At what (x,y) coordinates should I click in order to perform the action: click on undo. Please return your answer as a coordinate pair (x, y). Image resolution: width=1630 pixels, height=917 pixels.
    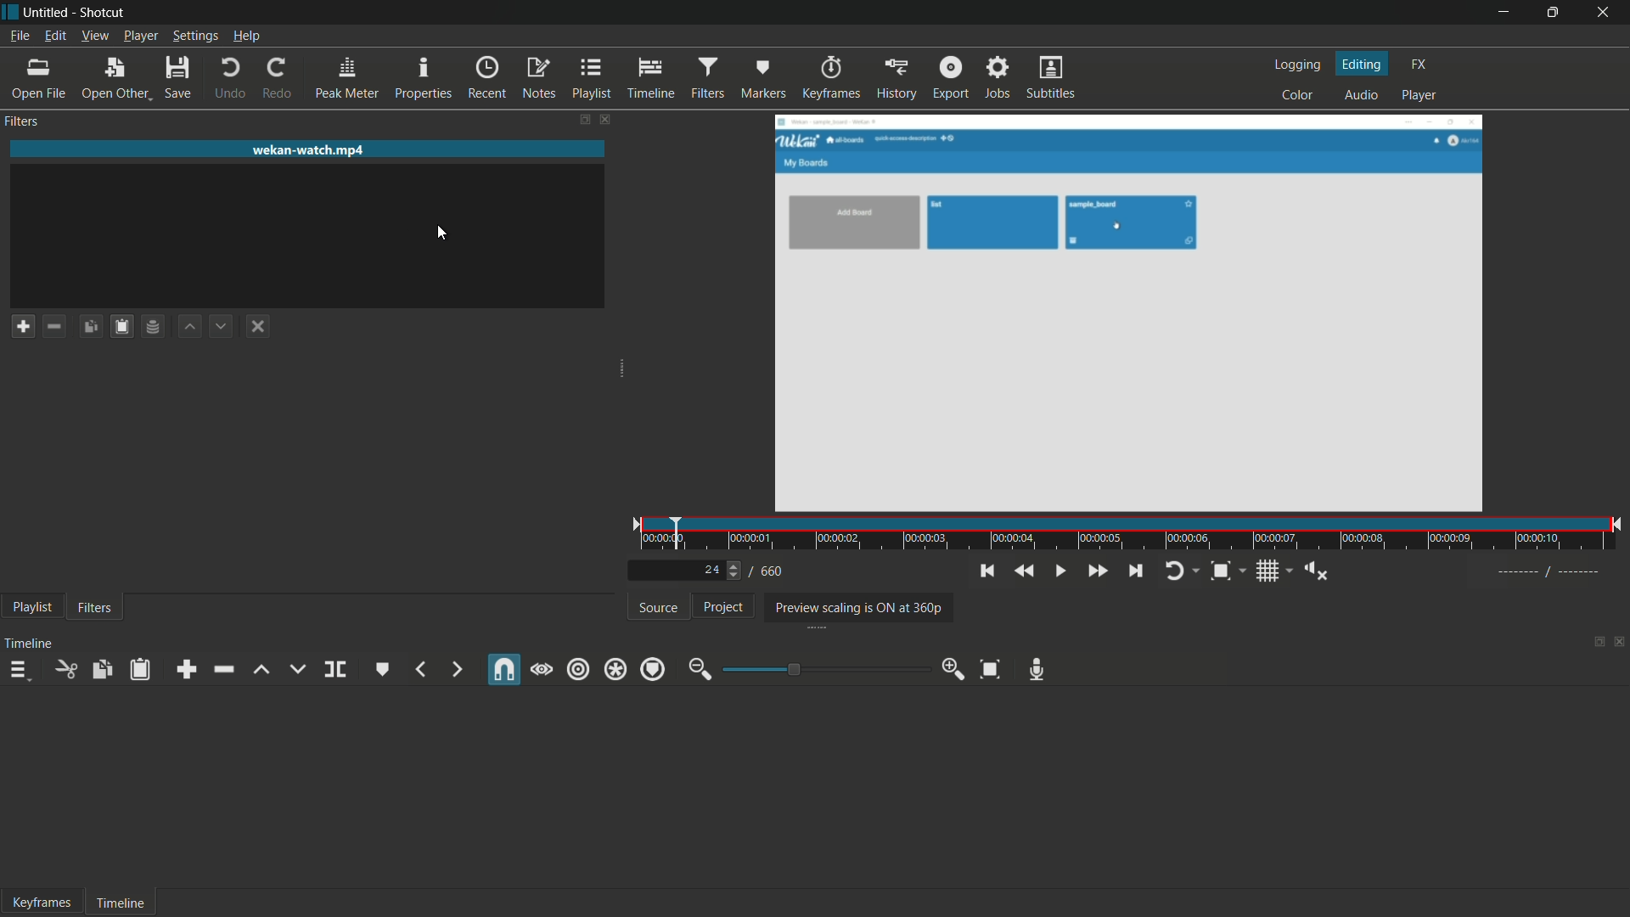
    Looking at the image, I should click on (231, 77).